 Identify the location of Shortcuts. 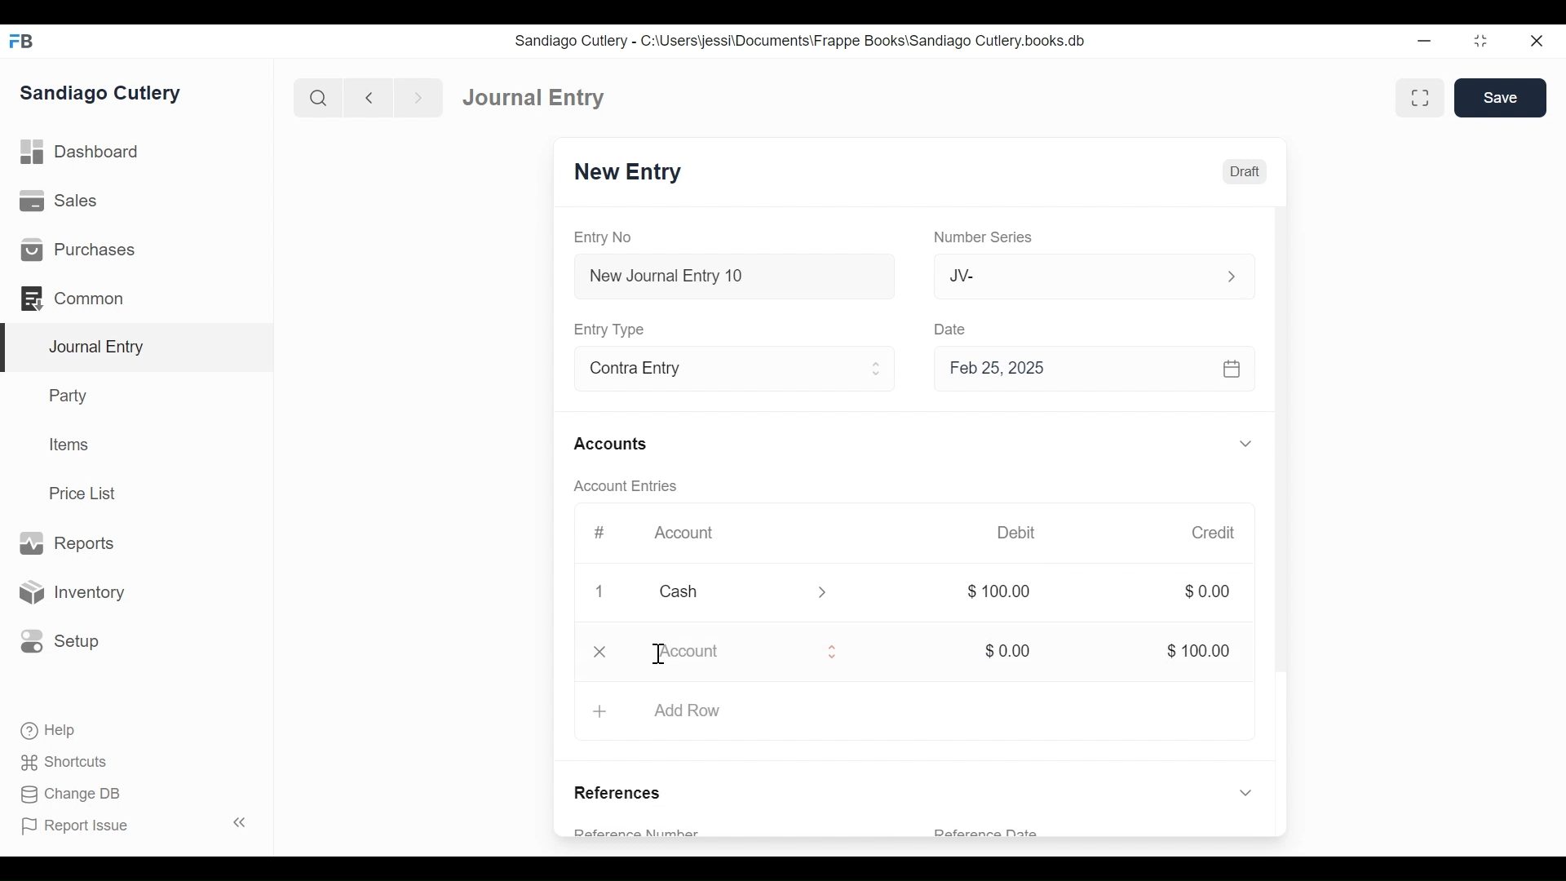
(60, 762).